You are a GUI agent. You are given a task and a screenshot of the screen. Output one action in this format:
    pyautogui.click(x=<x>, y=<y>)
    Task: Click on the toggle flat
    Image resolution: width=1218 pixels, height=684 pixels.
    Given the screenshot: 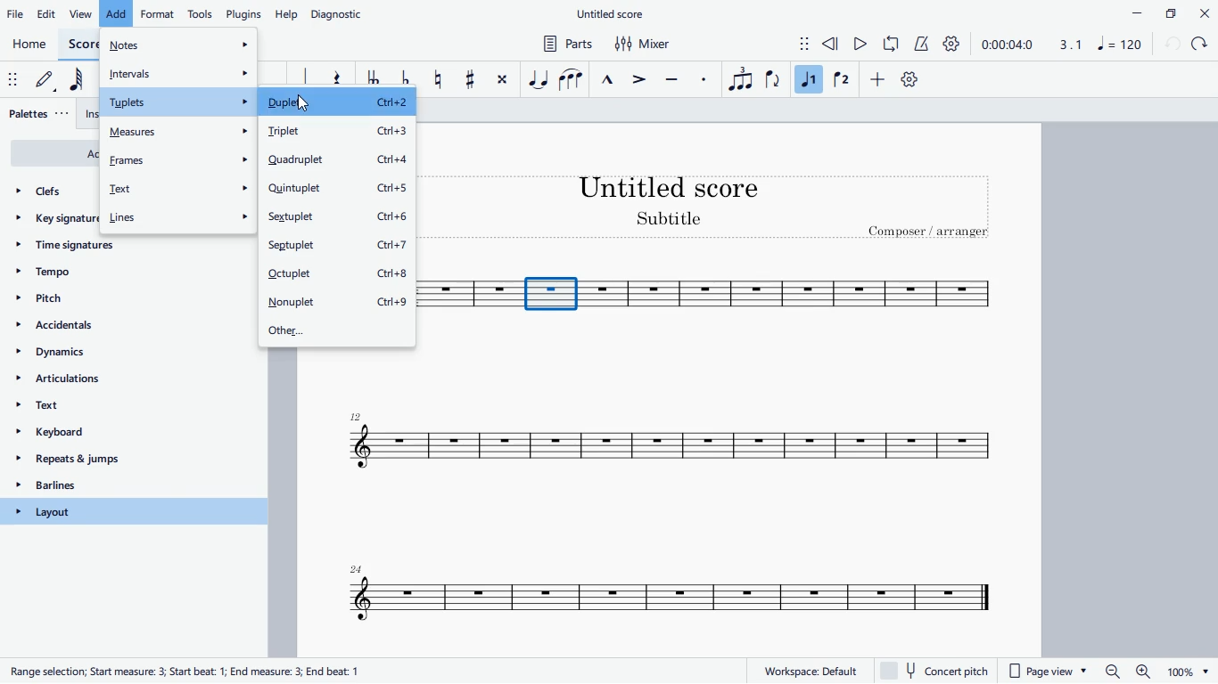 What is the action you would take?
    pyautogui.click(x=406, y=81)
    